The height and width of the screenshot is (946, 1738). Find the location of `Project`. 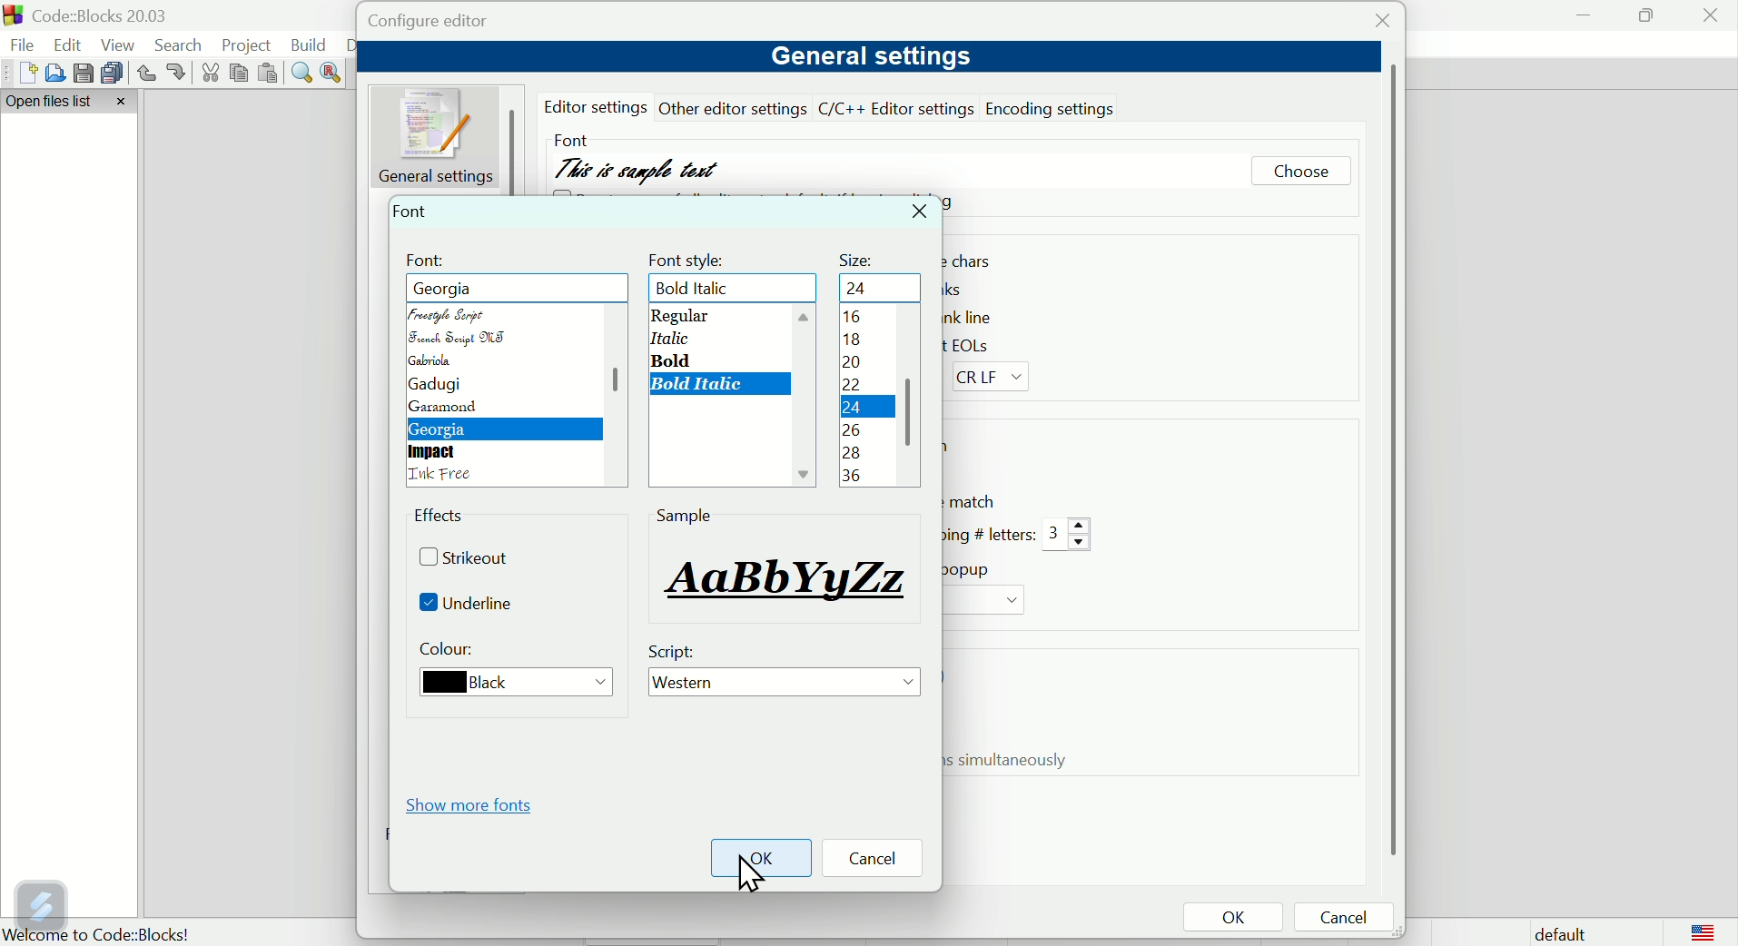

Project is located at coordinates (250, 44).